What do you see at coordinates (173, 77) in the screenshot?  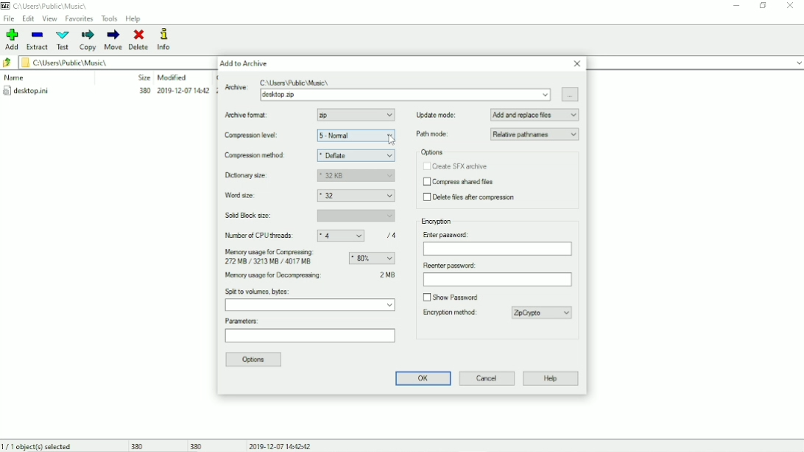 I see `Modified` at bounding box center [173, 77].